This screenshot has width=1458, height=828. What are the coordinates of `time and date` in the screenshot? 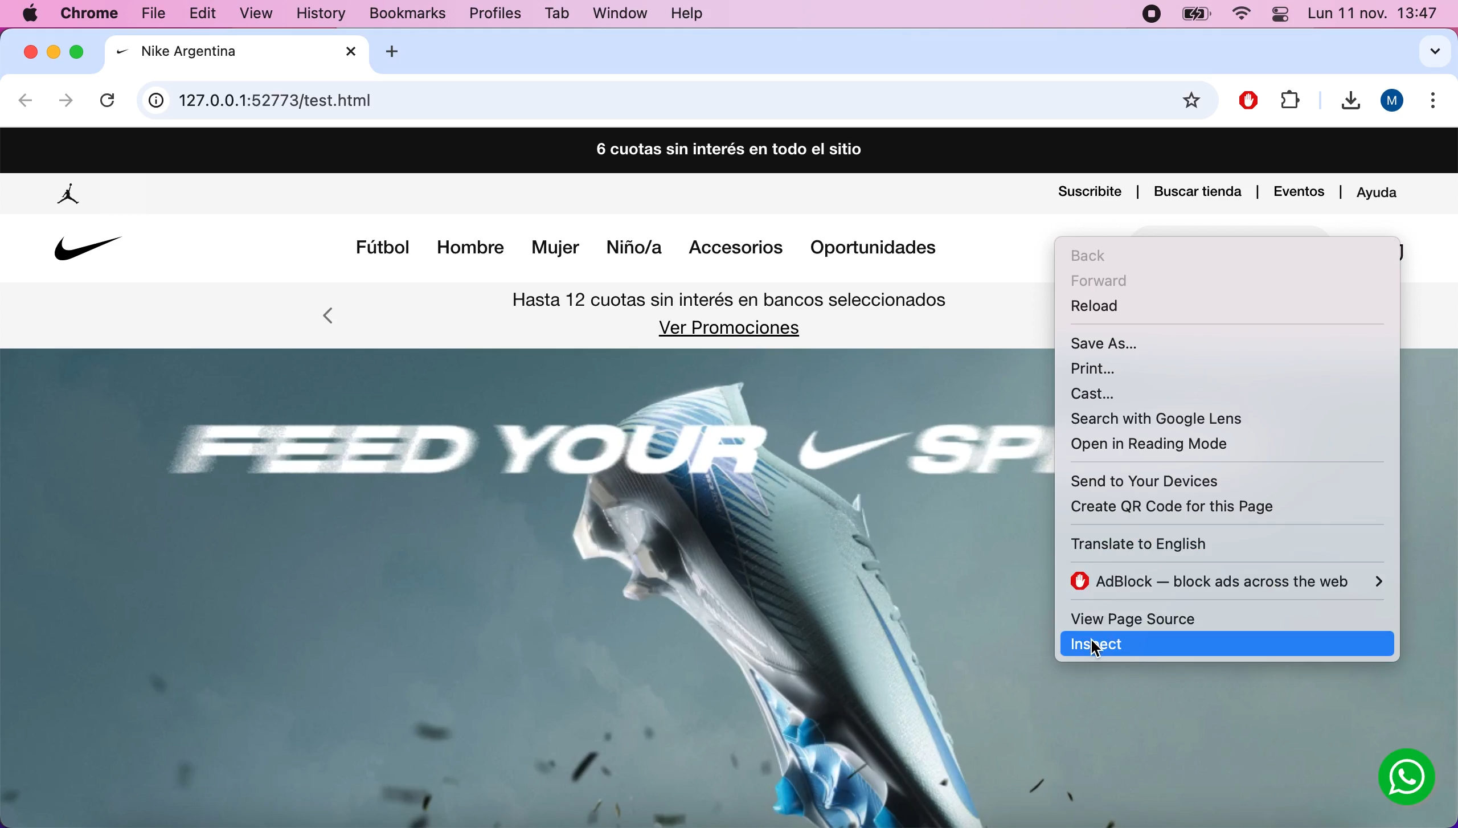 It's located at (1374, 15).